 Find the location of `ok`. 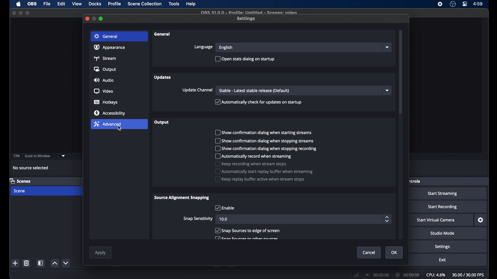

ok is located at coordinates (394, 253).